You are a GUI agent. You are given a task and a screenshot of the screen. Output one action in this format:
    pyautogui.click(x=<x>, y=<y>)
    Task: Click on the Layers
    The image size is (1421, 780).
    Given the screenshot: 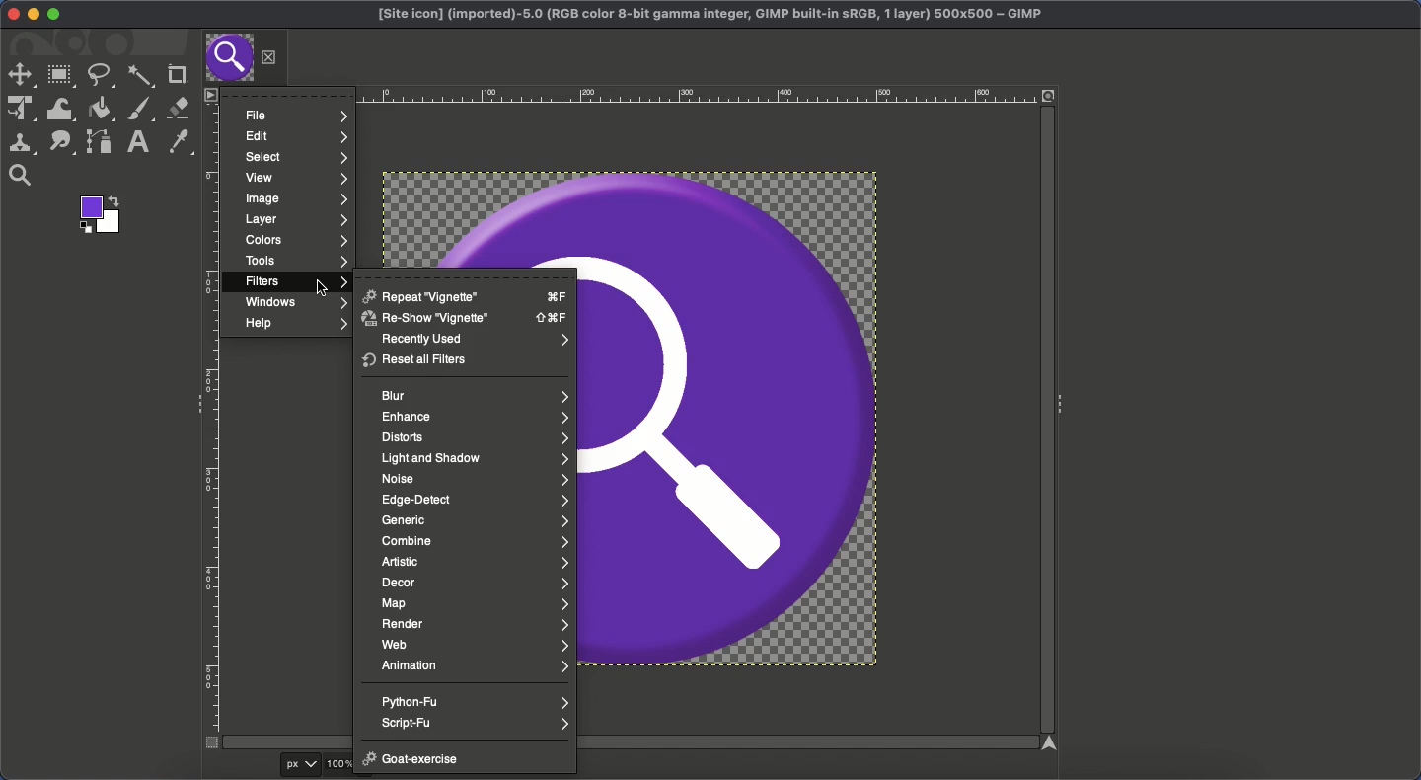 What is the action you would take?
    pyautogui.click(x=296, y=220)
    